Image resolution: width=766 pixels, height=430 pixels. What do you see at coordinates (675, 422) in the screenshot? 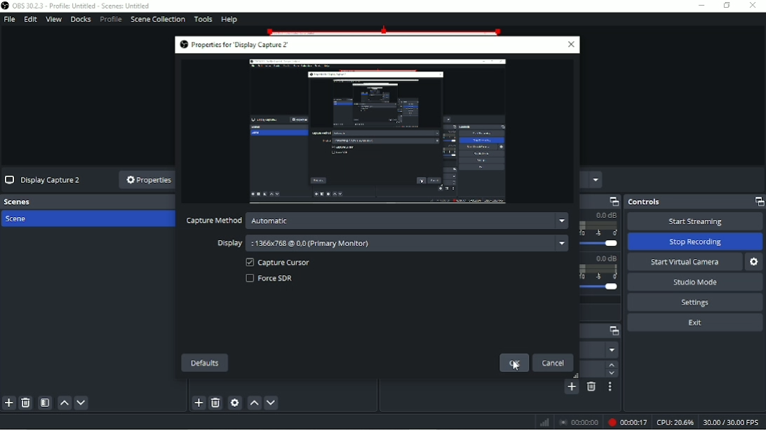
I see `CPU 20.6%` at bounding box center [675, 422].